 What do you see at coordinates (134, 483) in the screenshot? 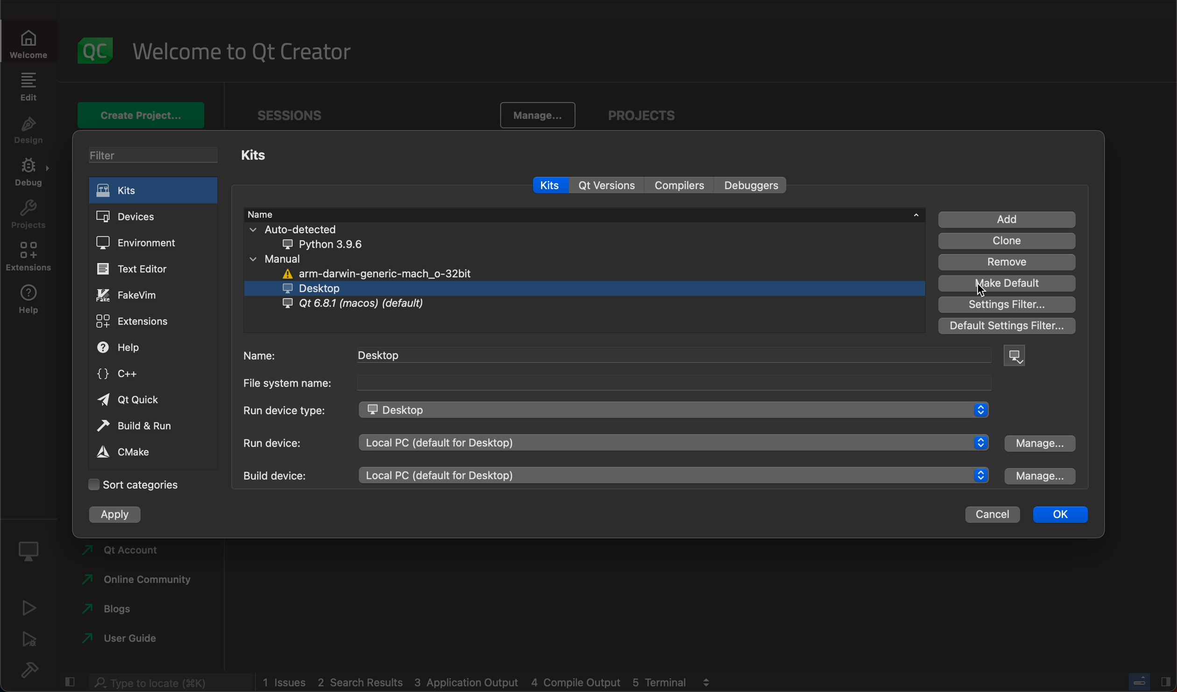
I see `sort categories` at bounding box center [134, 483].